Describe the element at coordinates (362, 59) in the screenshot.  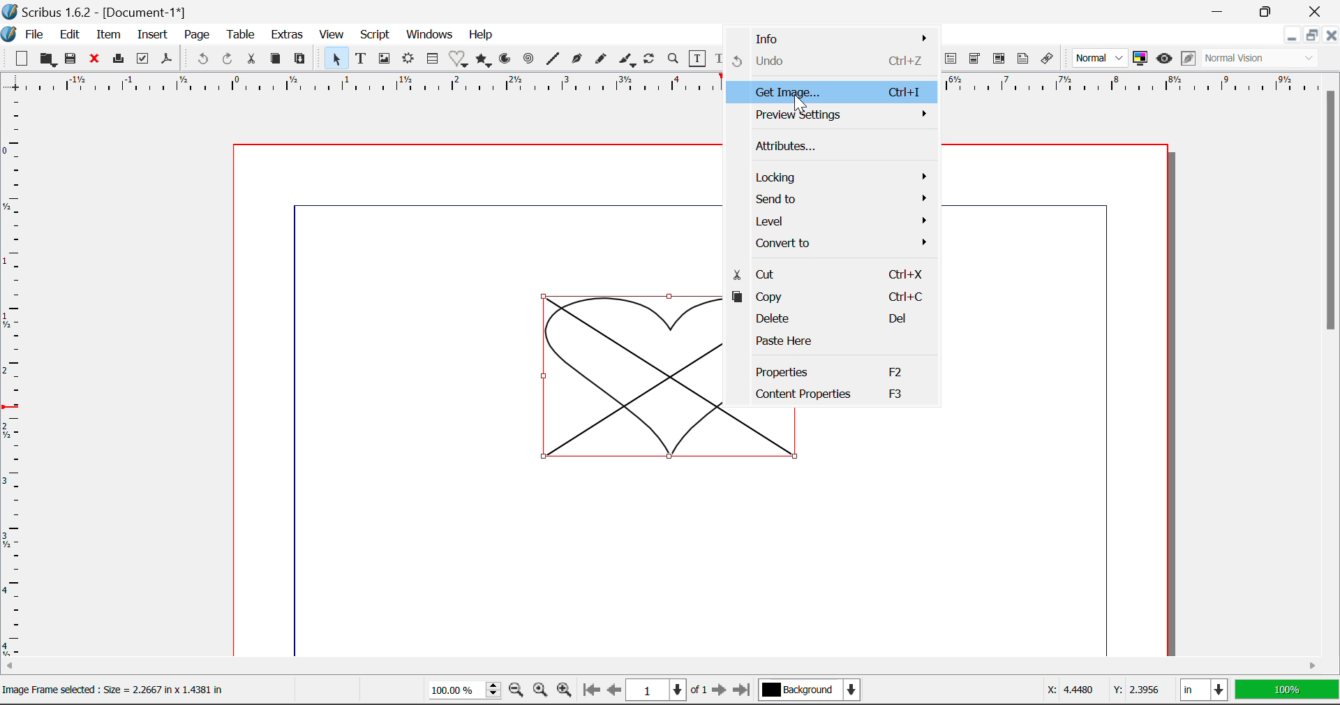
I see `Text Frames` at that location.